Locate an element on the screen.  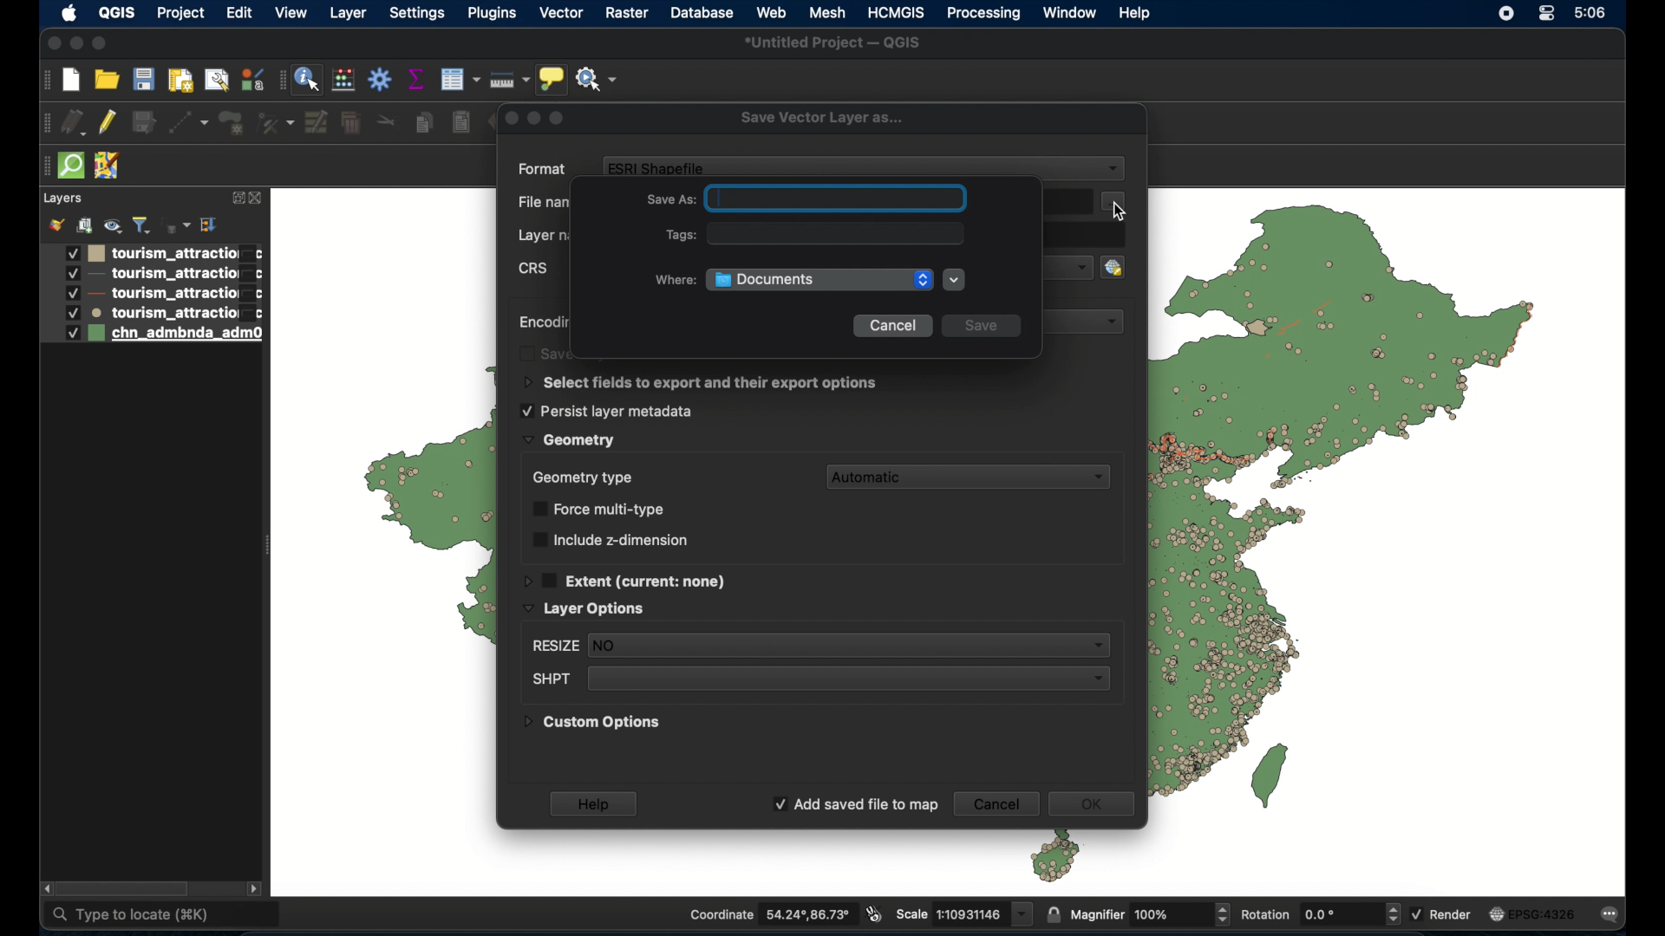
automatic dropdown is located at coordinates (973, 477).